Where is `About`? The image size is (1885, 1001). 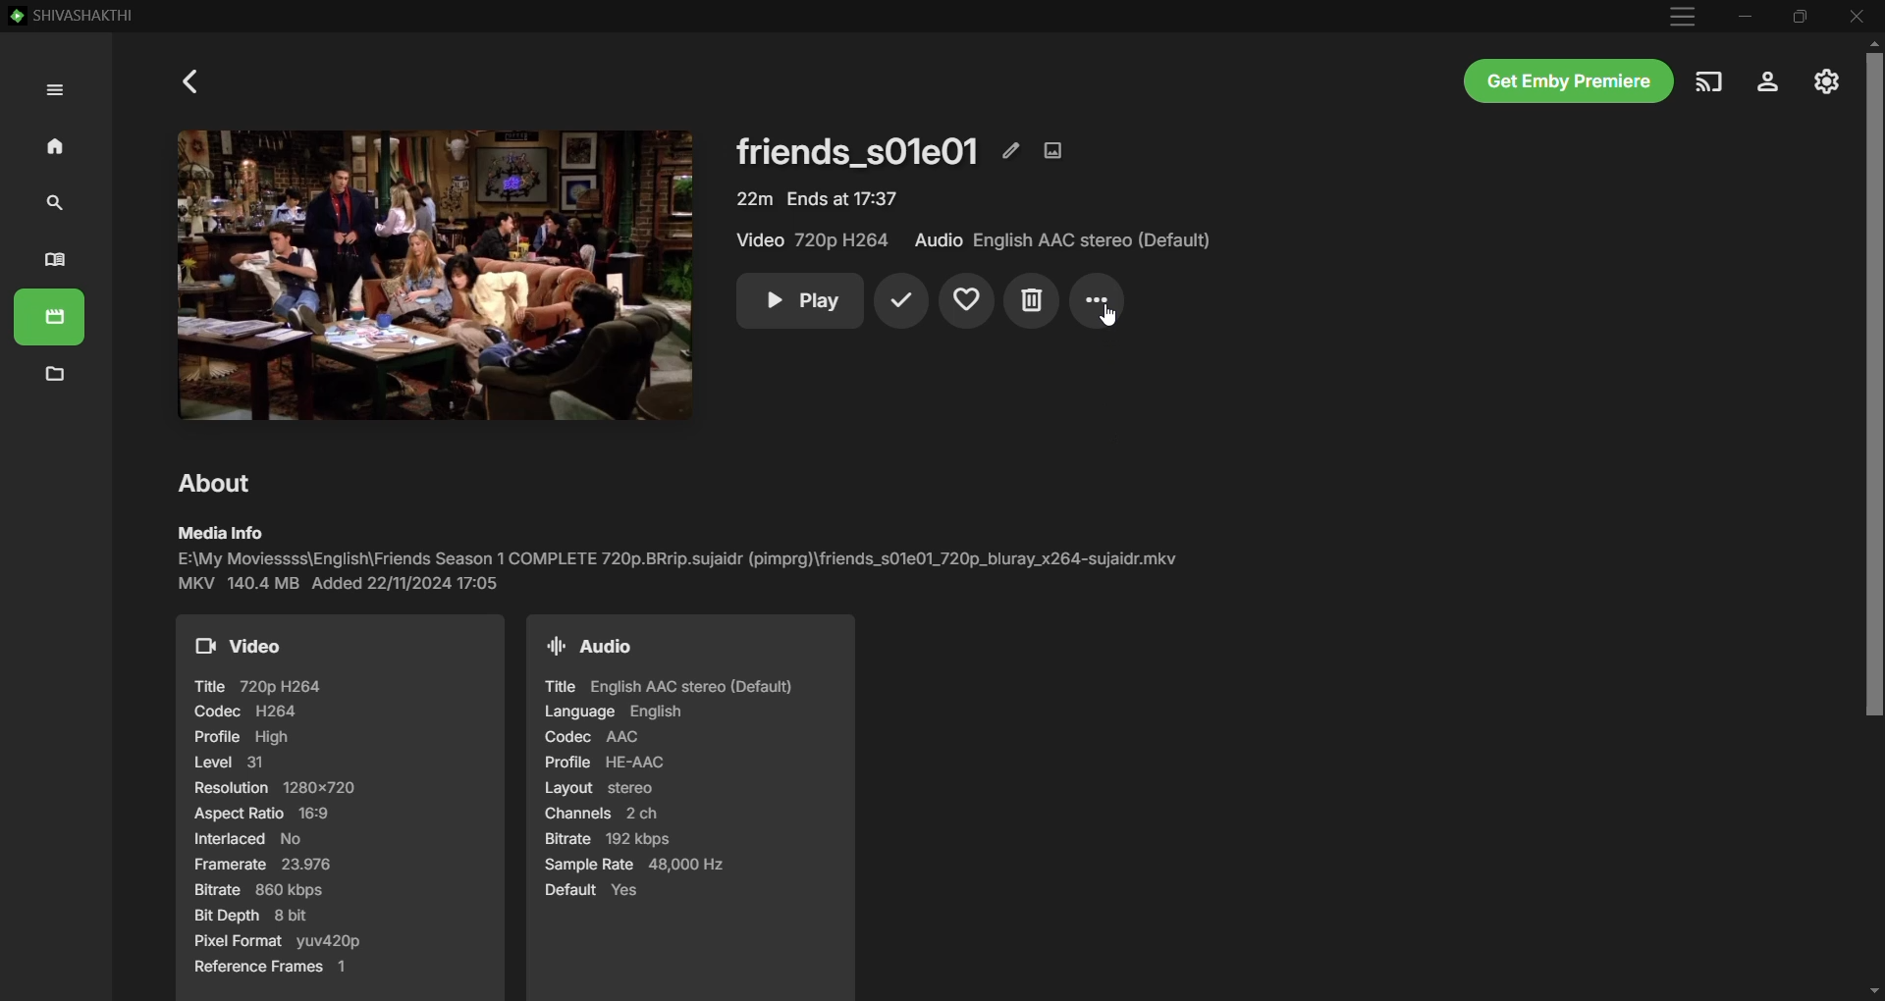
About is located at coordinates (219, 482).